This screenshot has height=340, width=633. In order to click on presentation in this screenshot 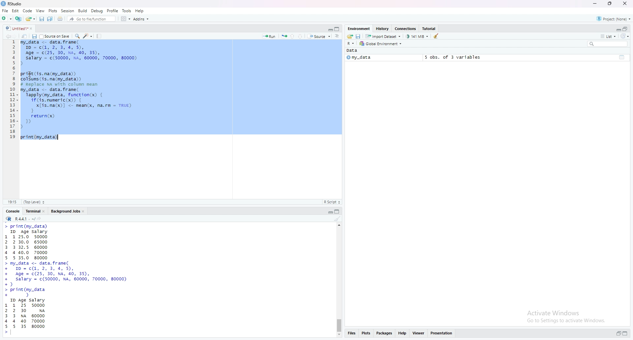, I will do `click(444, 333)`.